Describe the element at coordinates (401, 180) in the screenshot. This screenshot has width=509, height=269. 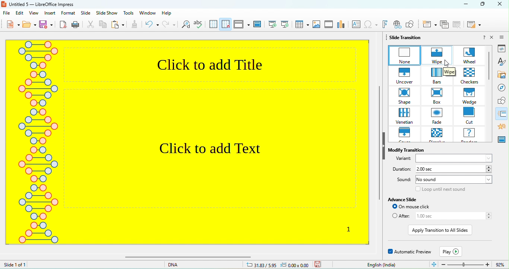
I see `sound` at that location.